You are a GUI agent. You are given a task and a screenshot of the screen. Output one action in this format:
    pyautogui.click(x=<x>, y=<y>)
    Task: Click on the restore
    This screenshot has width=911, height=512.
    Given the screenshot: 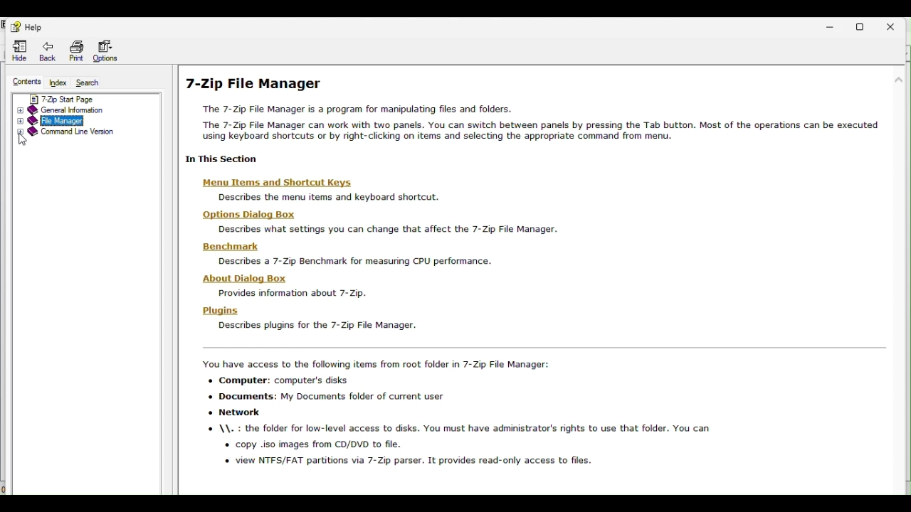 What is the action you would take?
    pyautogui.click(x=865, y=25)
    